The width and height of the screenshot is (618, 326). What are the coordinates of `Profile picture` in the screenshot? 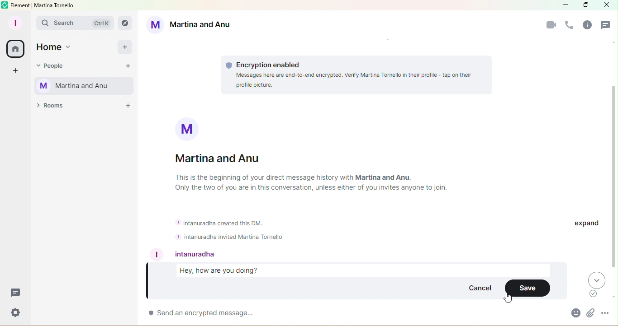 It's located at (189, 128).